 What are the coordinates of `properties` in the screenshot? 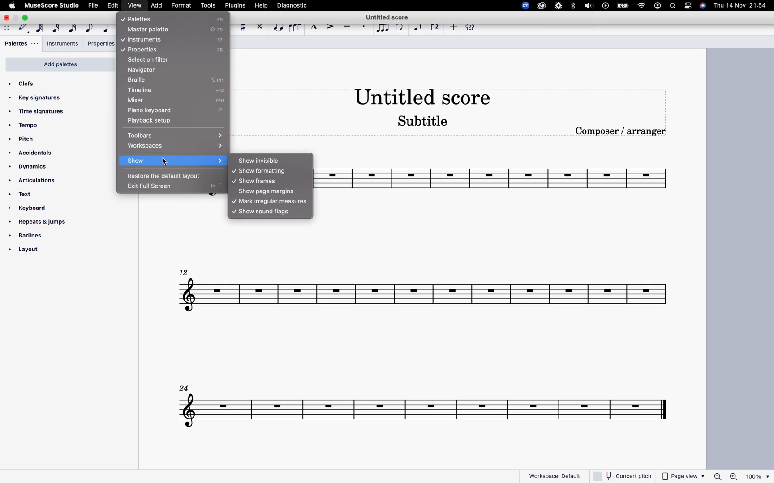 It's located at (99, 45).